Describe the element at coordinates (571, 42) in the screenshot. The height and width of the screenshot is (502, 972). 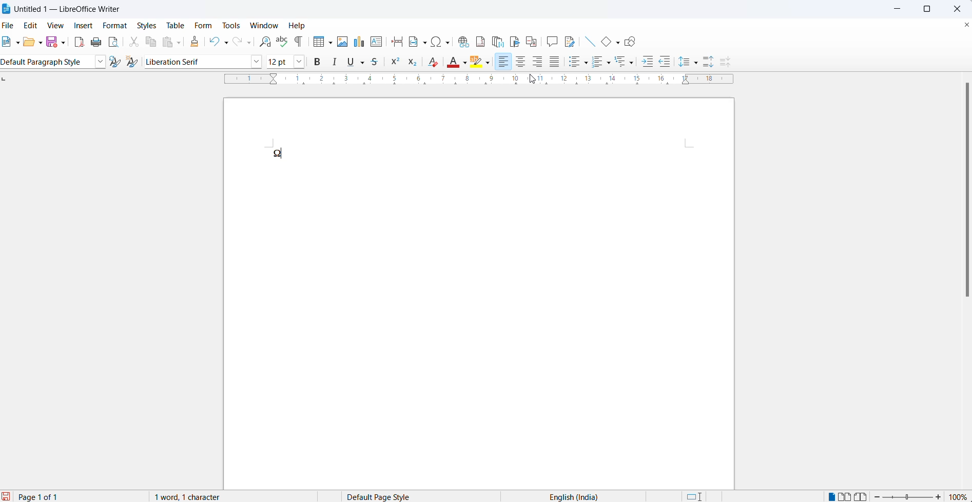
I see `show track changes functions` at that location.